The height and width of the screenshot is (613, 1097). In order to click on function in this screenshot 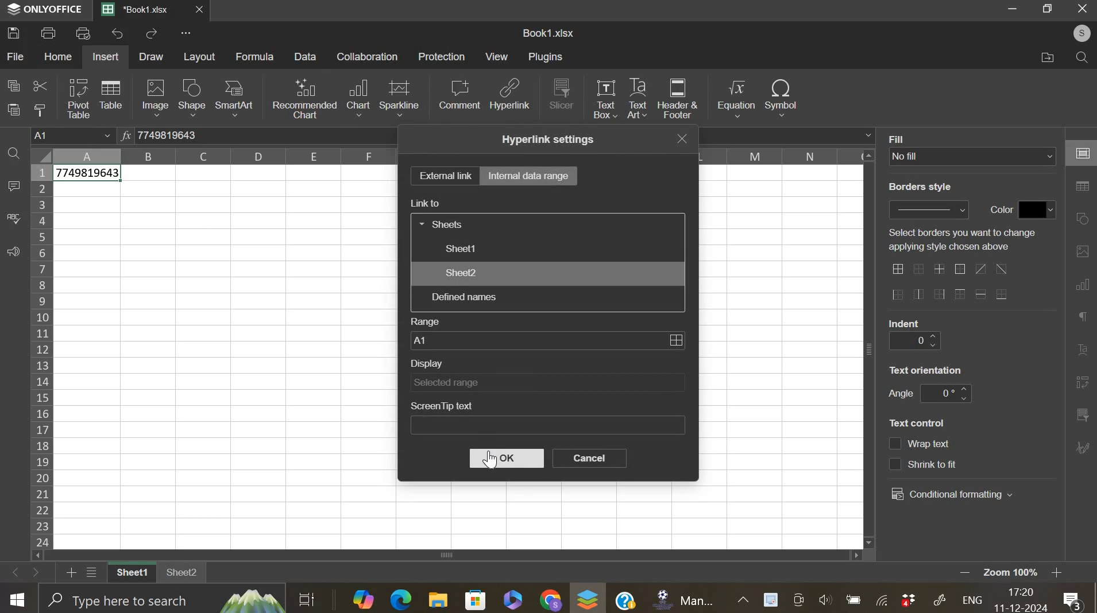, I will do `click(125, 134)`.